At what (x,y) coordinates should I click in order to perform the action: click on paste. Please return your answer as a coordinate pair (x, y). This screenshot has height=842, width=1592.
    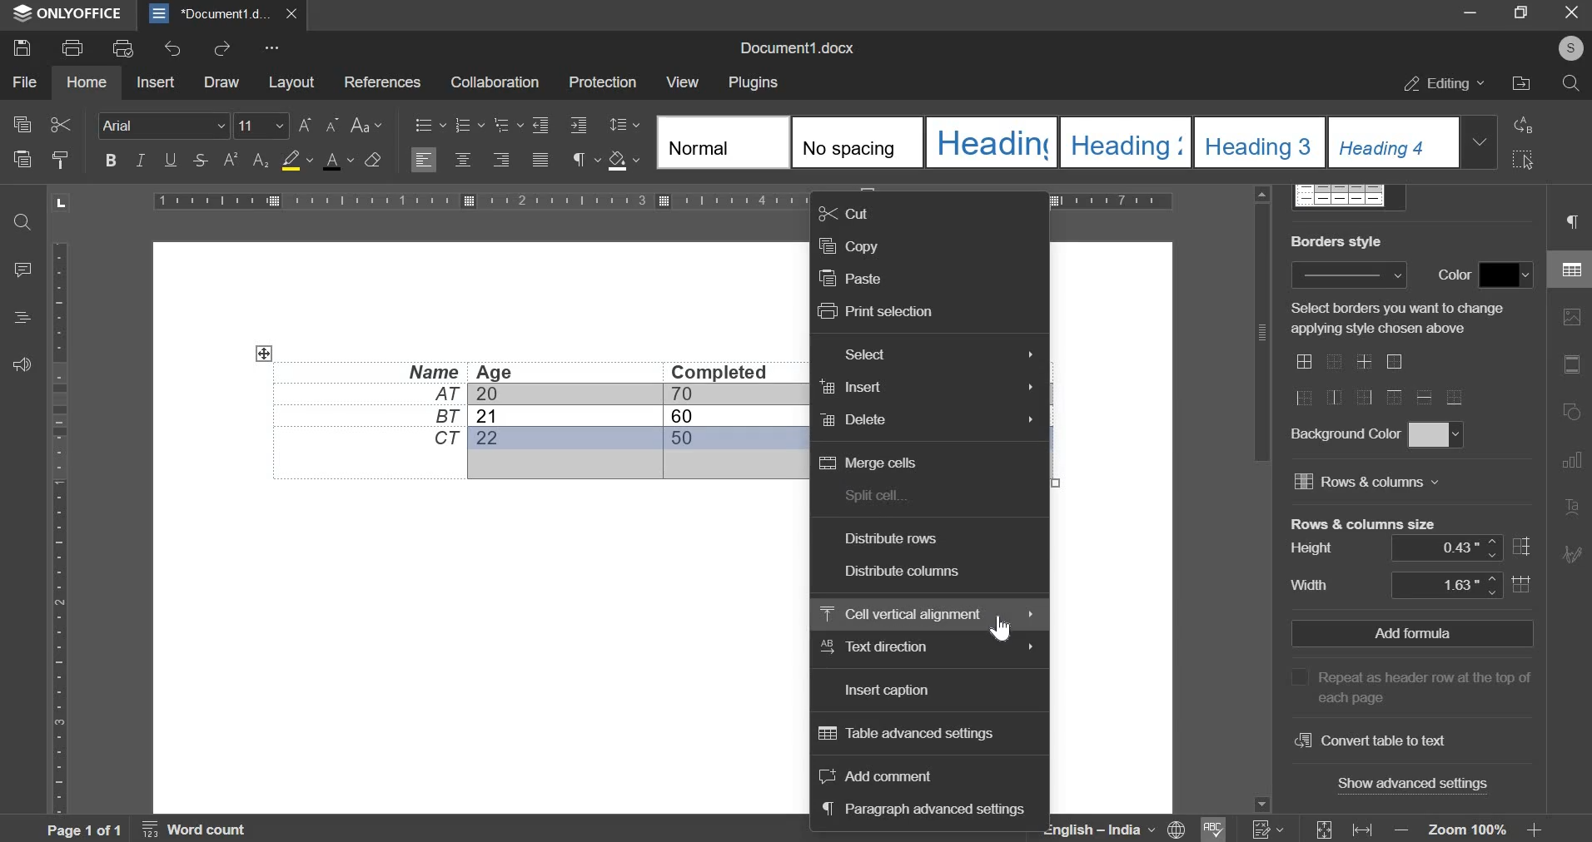
    Looking at the image, I should click on (20, 159).